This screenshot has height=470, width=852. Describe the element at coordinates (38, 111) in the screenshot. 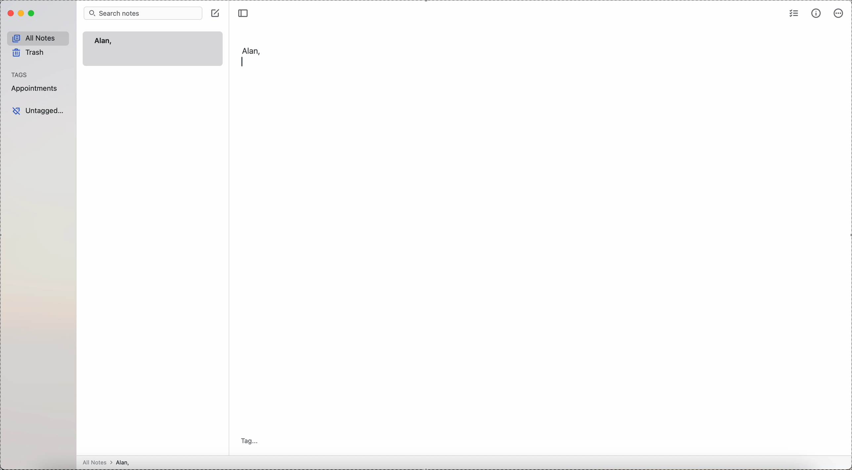

I see `untagged` at that location.